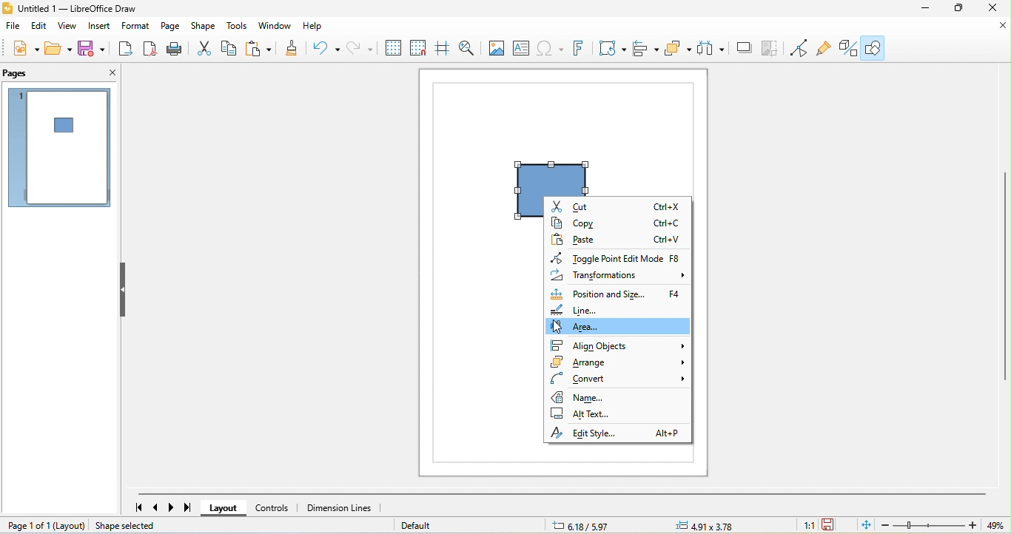  Describe the element at coordinates (66, 27) in the screenshot. I see `view` at that location.